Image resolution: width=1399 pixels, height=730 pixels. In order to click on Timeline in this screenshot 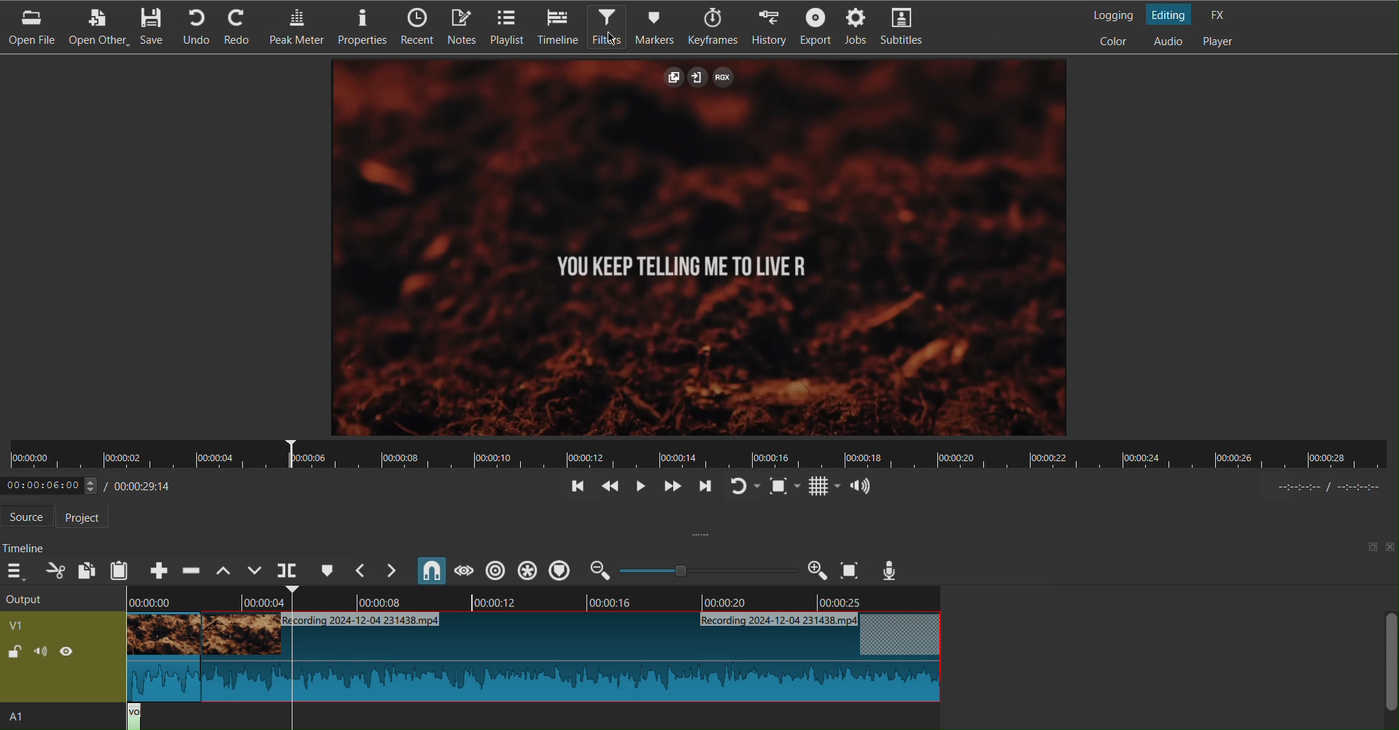, I will do `click(536, 597)`.